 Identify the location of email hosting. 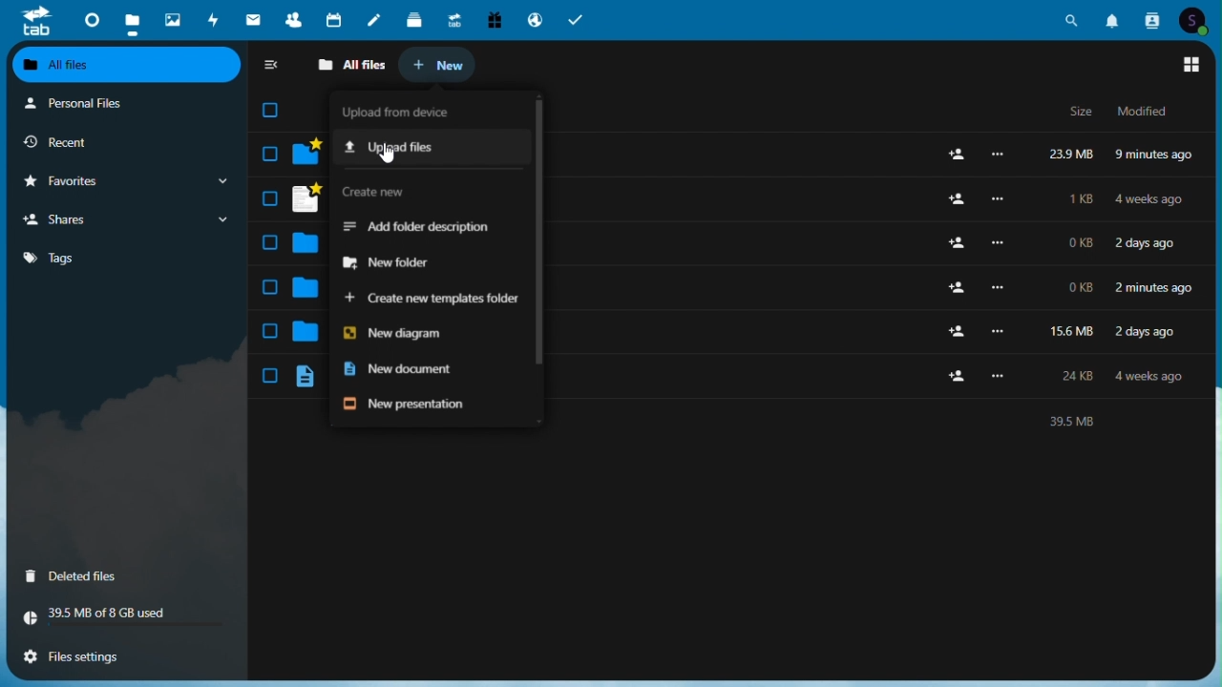
(534, 18).